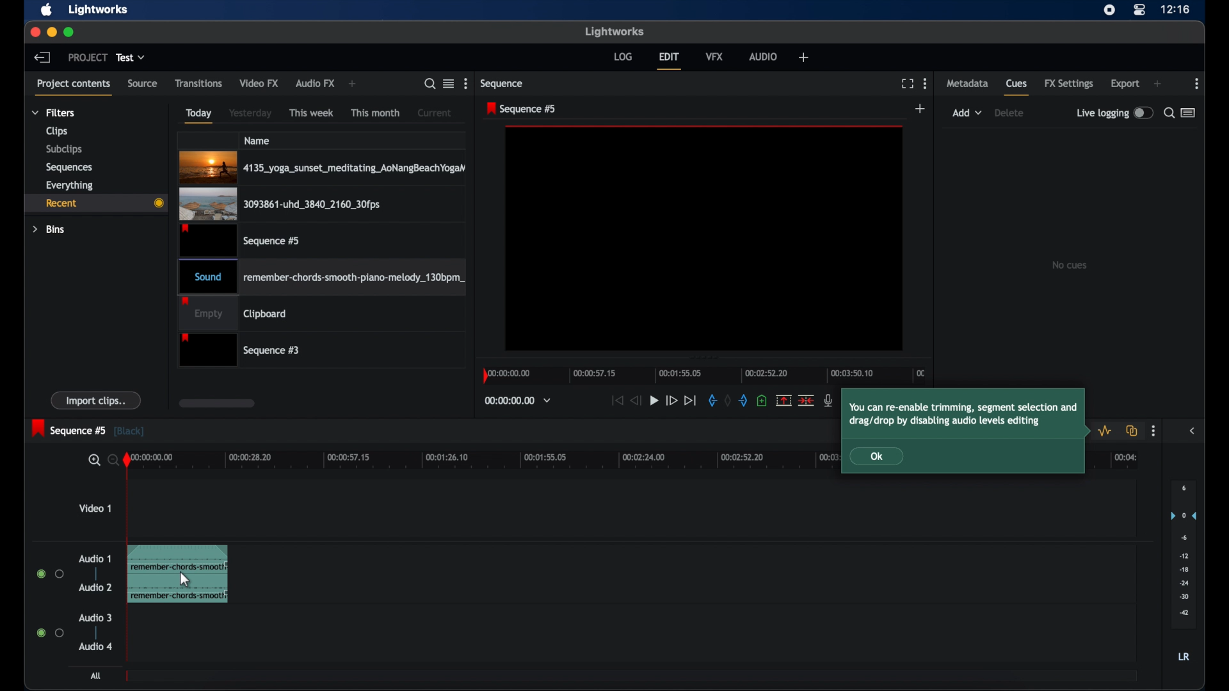 Image resolution: width=1229 pixels, height=691 pixels. What do you see at coordinates (654, 401) in the screenshot?
I see `play ` at bounding box center [654, 401].